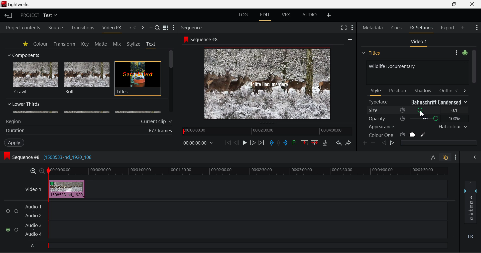 Image resolution: width=481 pixels, height=253 pixels. I want to click on Project Timeline, so click(248, 171).